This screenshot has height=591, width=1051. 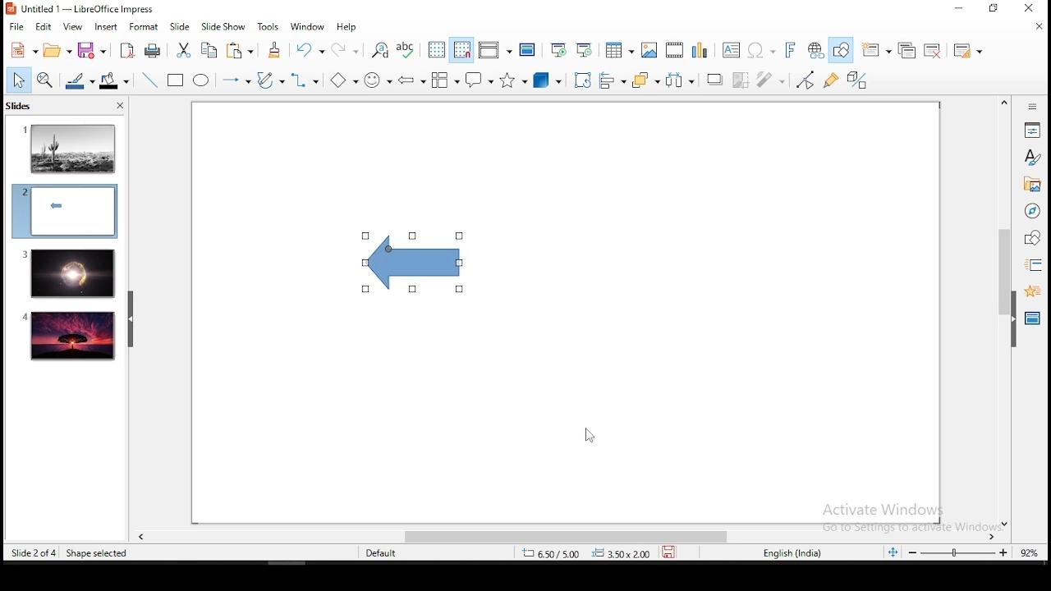 I want to click on scroll bar, so click(x=559, y=536).